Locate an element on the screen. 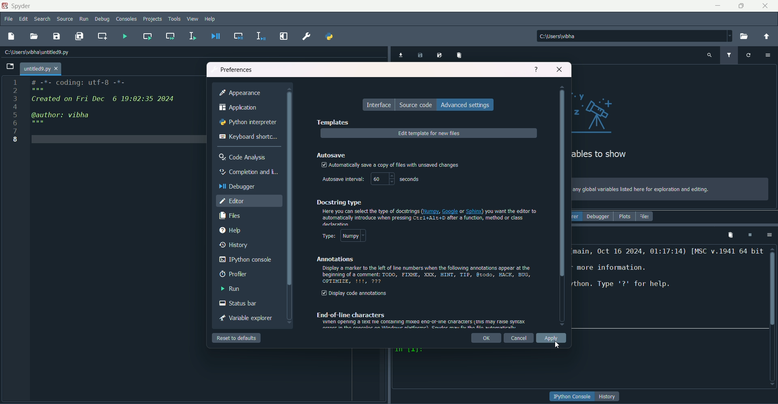  refresh variable is located at coordinates (748, 54).